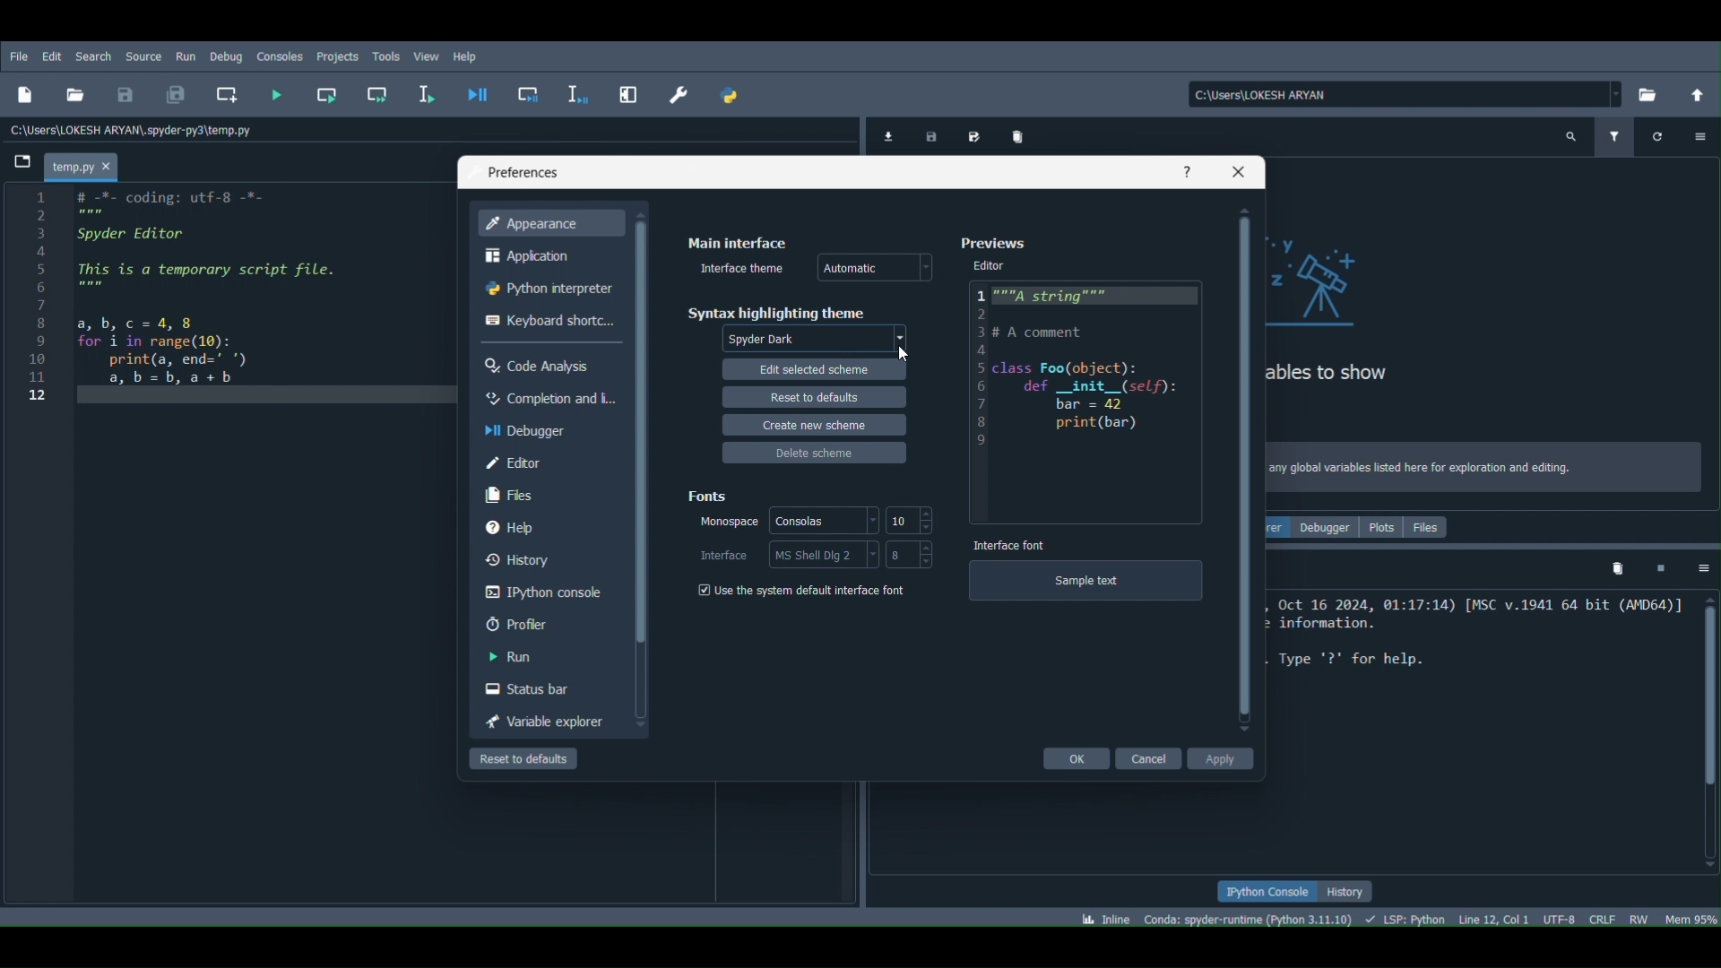 This screenshot has width=1721, height=968. What do you see at coordinates (30, 91) in the screenshot?
I see `New file (Ctrl + N)` at bounding box center [30, 91].